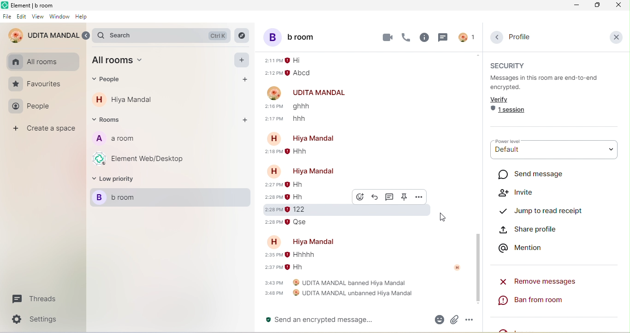 The height and width of the screenshot is (333, 630). What do you see at coordinates (304, 170) in the screenshot?
I see `account name- hiya mandal` at bounding box center [304, 170].